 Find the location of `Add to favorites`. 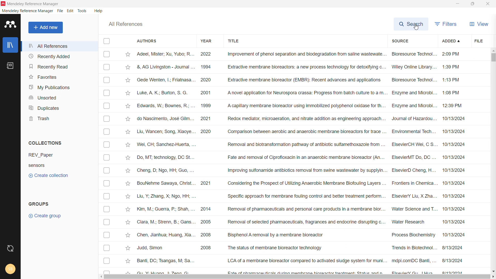

Add to favorites is located at coordinates (128, 196).